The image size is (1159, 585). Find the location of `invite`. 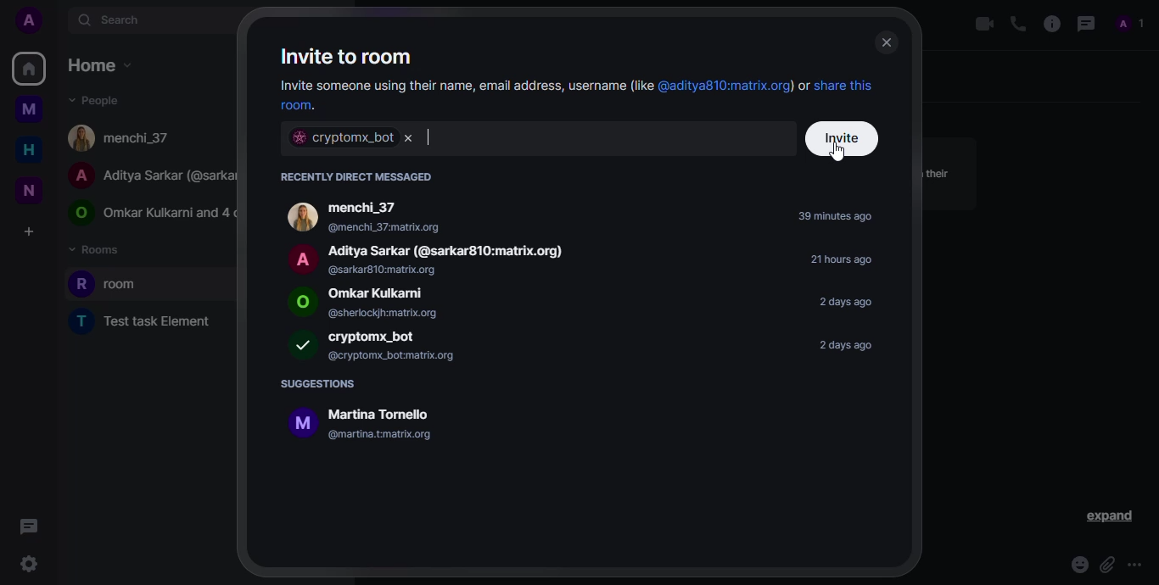

invite is located at coordinates (848, 138).